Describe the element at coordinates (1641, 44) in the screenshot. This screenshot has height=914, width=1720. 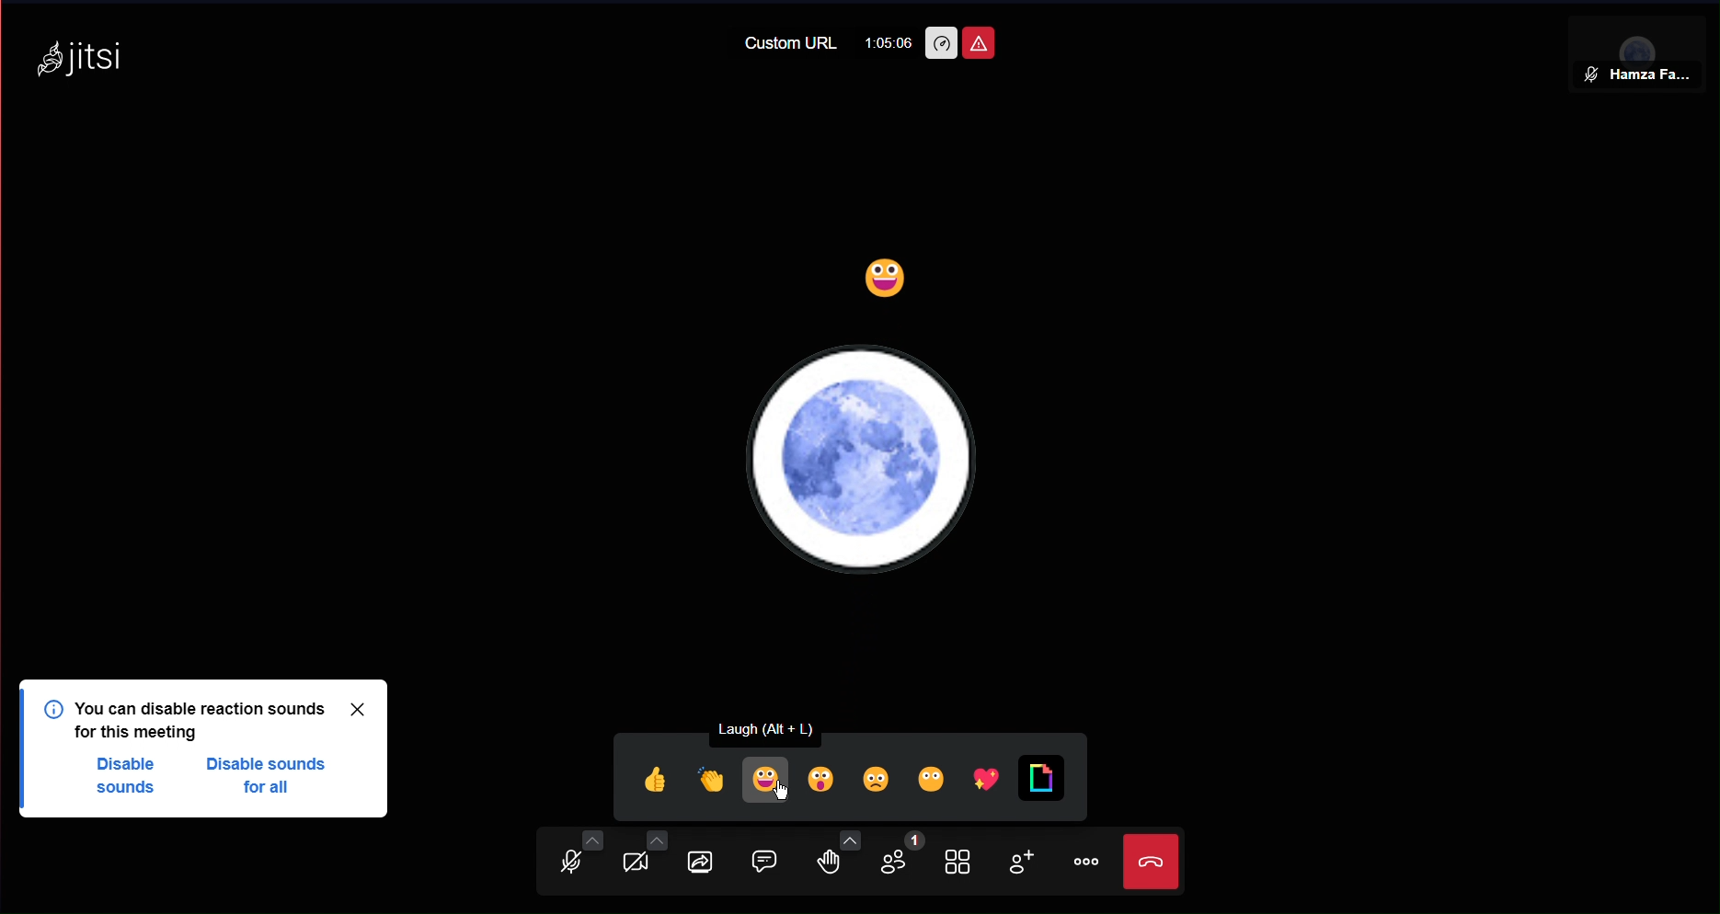
I see `Participant View` at that location.